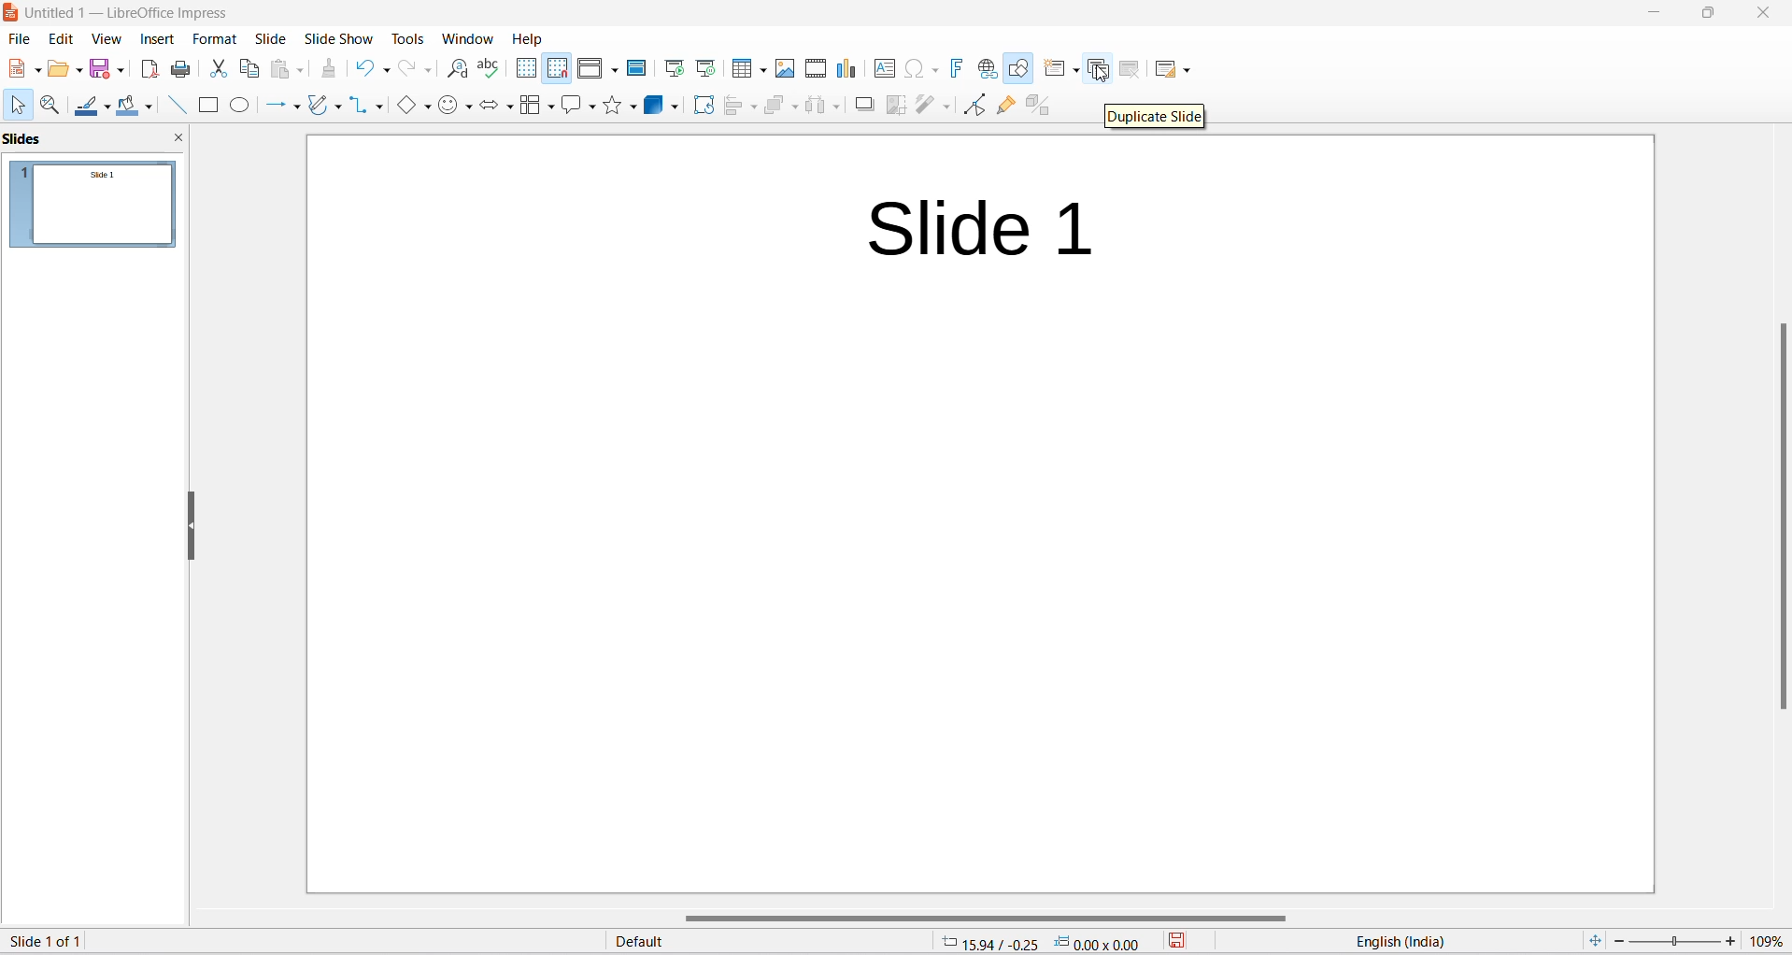  Describe the element at coordinates (20, 39) in the screenshot. I see `file` at that location.